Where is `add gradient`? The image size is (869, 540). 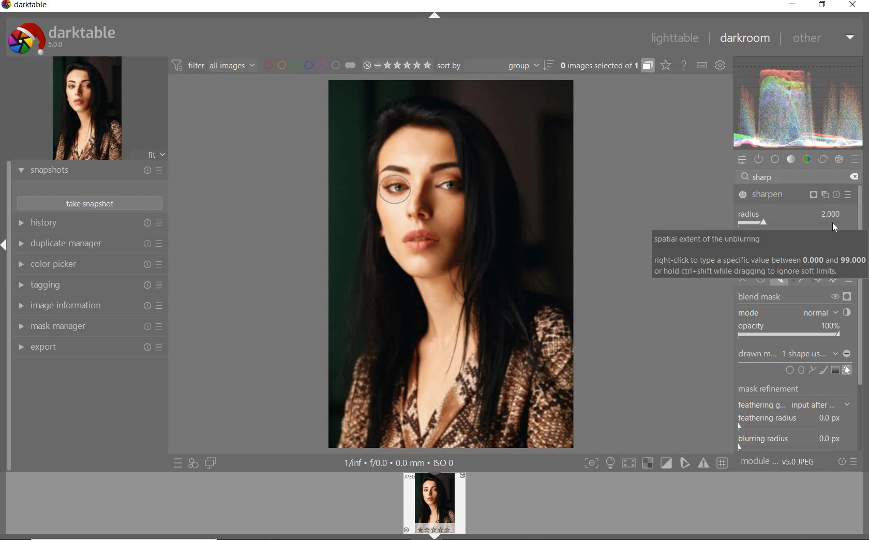 add gradient is located at coordinates (836, 369).